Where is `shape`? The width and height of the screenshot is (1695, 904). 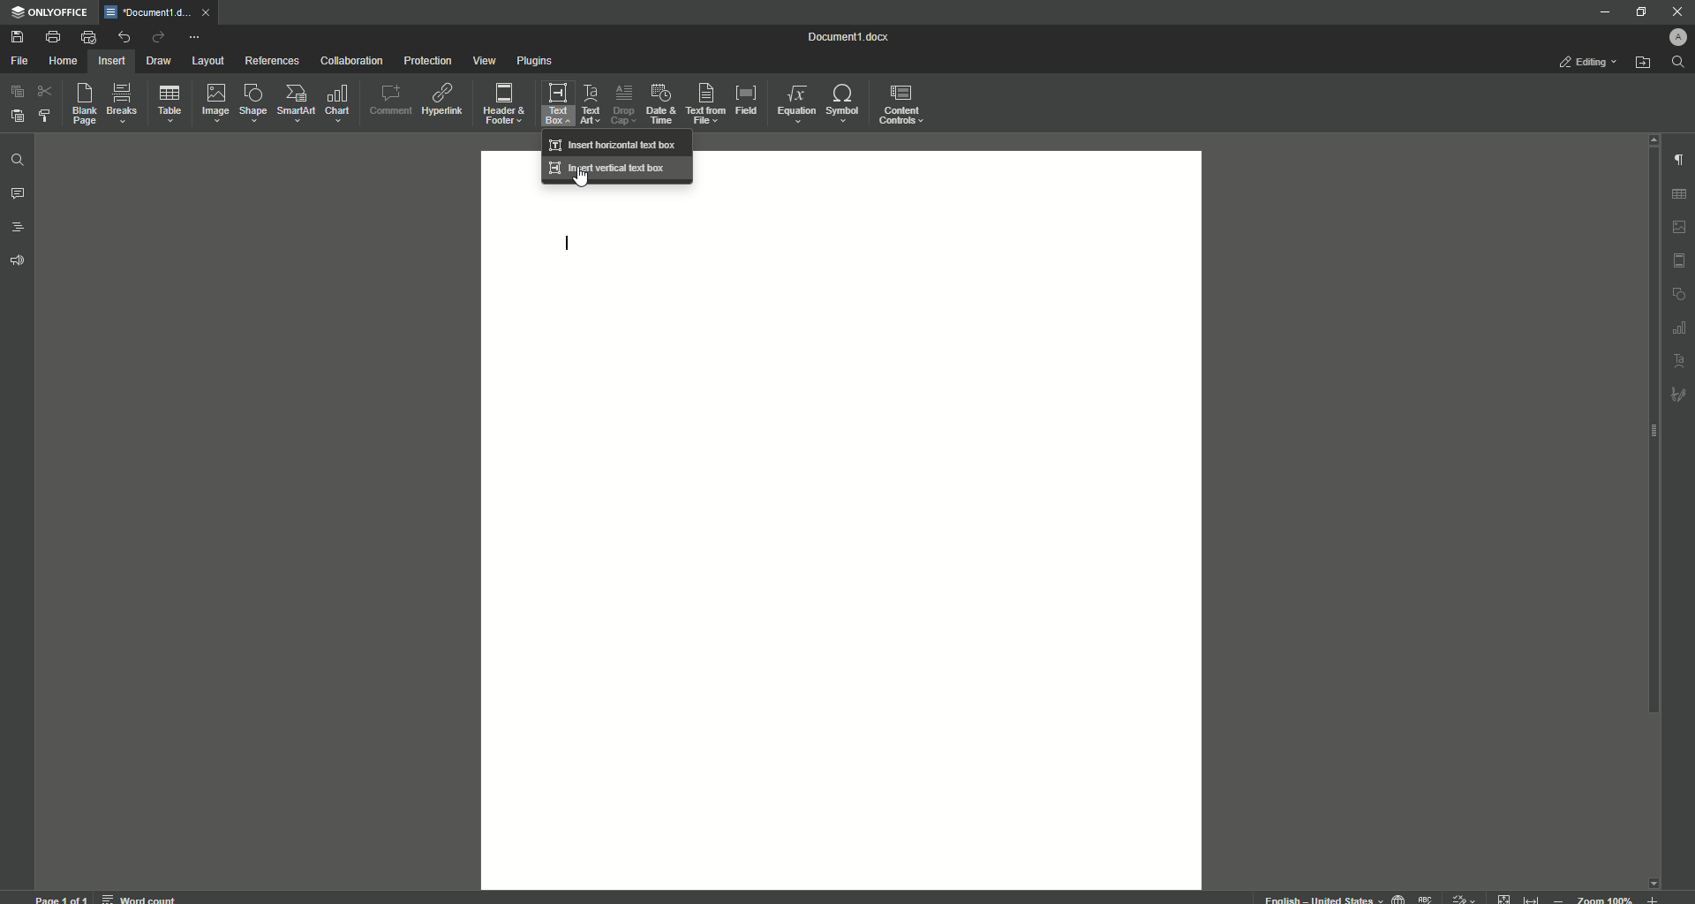
shape is located at coordinates (1679, 295).